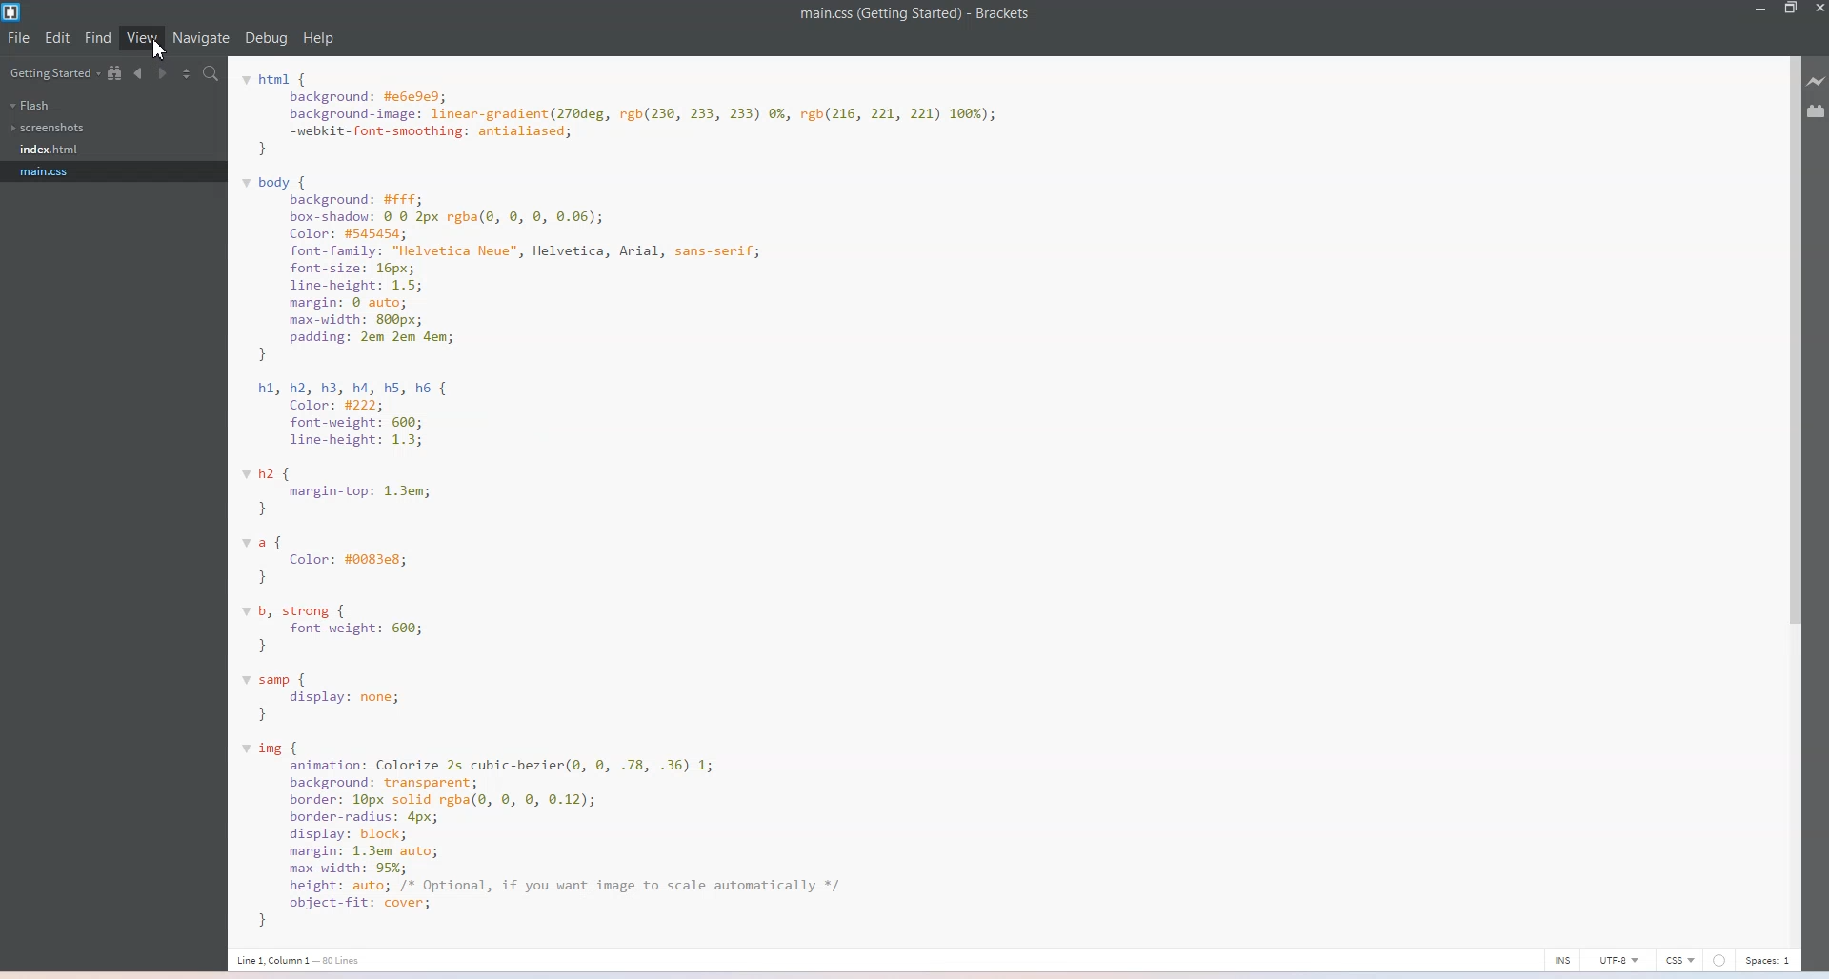  Describe the element at coordinates (266, 39) in the screenshot. I see `Debug` at that location.